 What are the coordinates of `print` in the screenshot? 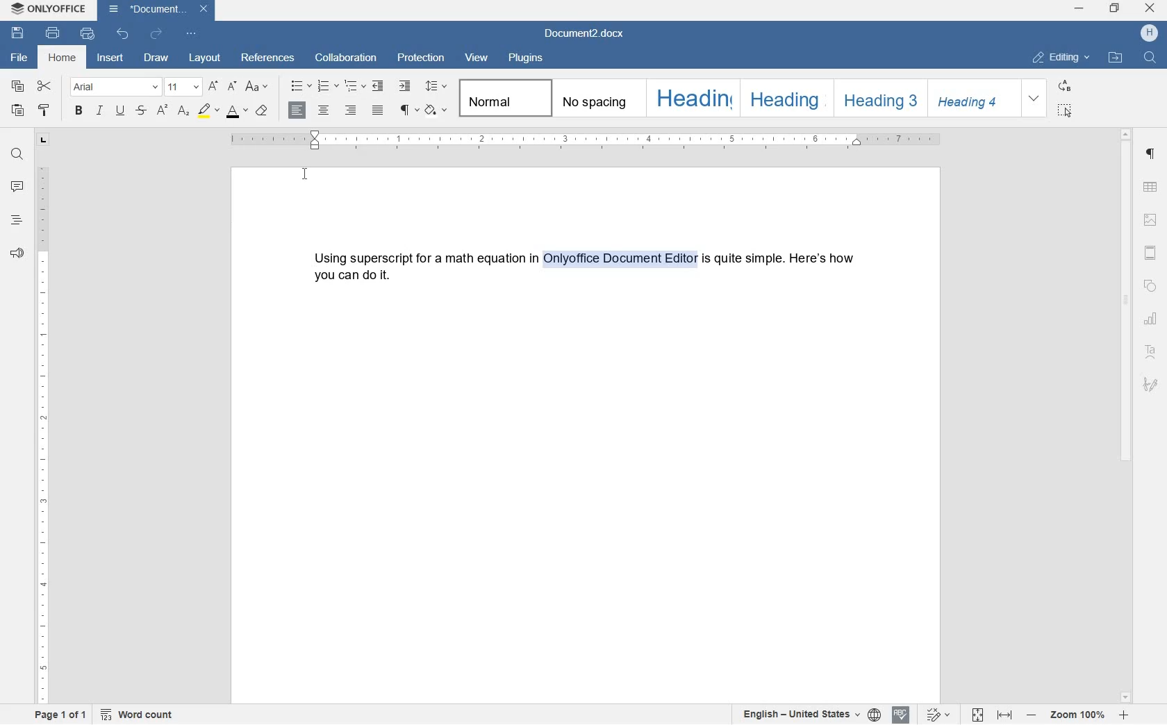 It's located at (53, 33).